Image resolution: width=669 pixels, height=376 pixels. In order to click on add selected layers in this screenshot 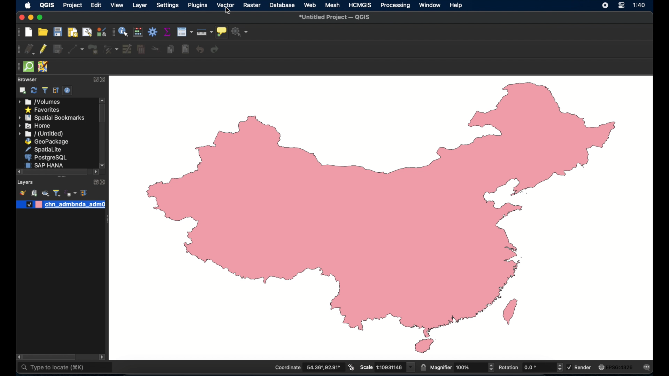, I will do `click(23, 91)`.